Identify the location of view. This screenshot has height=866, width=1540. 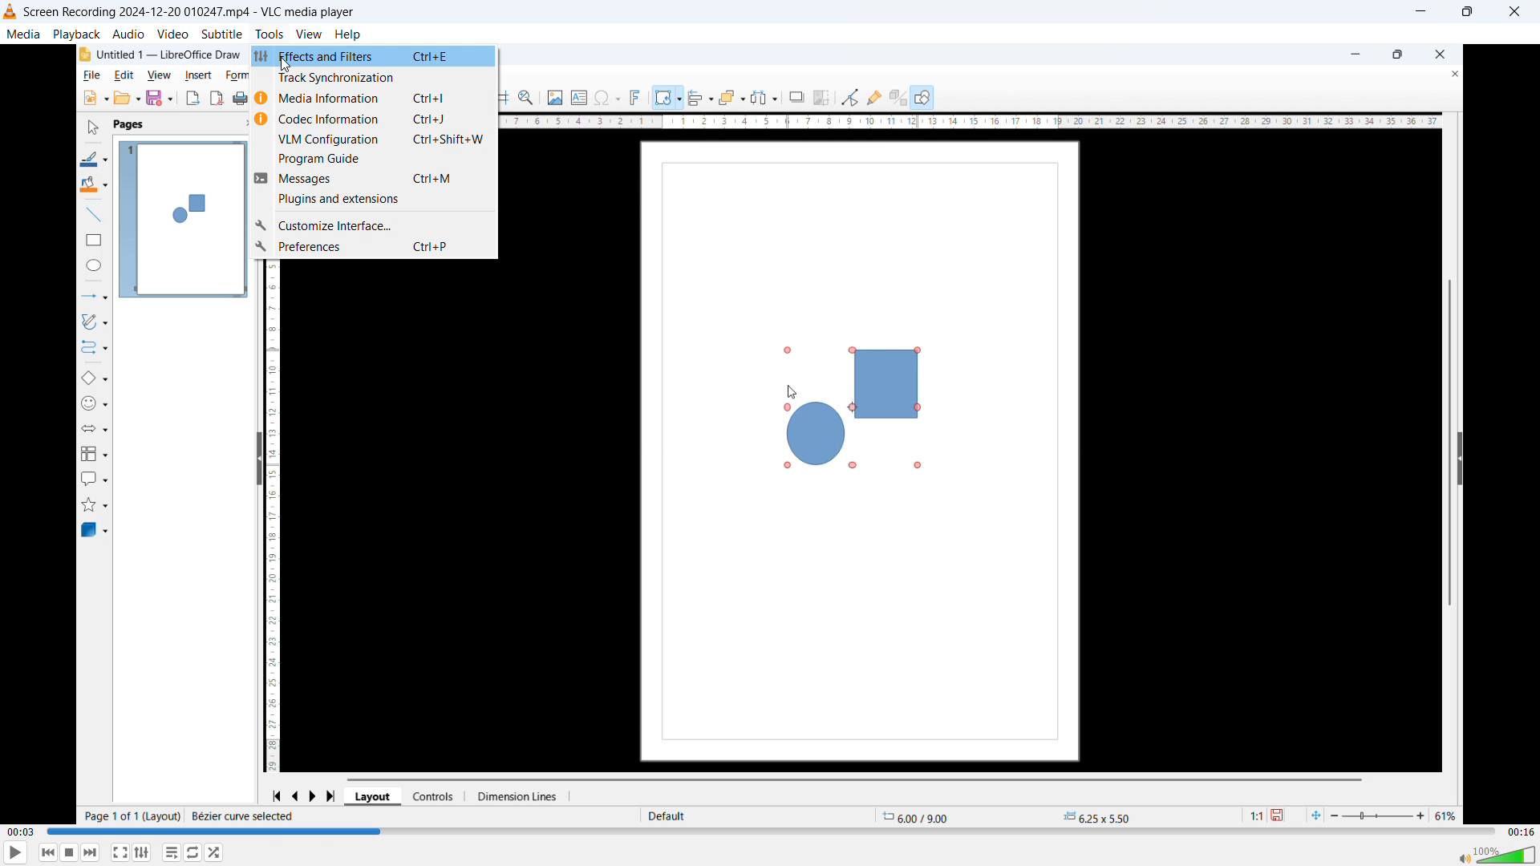
(310, 34).